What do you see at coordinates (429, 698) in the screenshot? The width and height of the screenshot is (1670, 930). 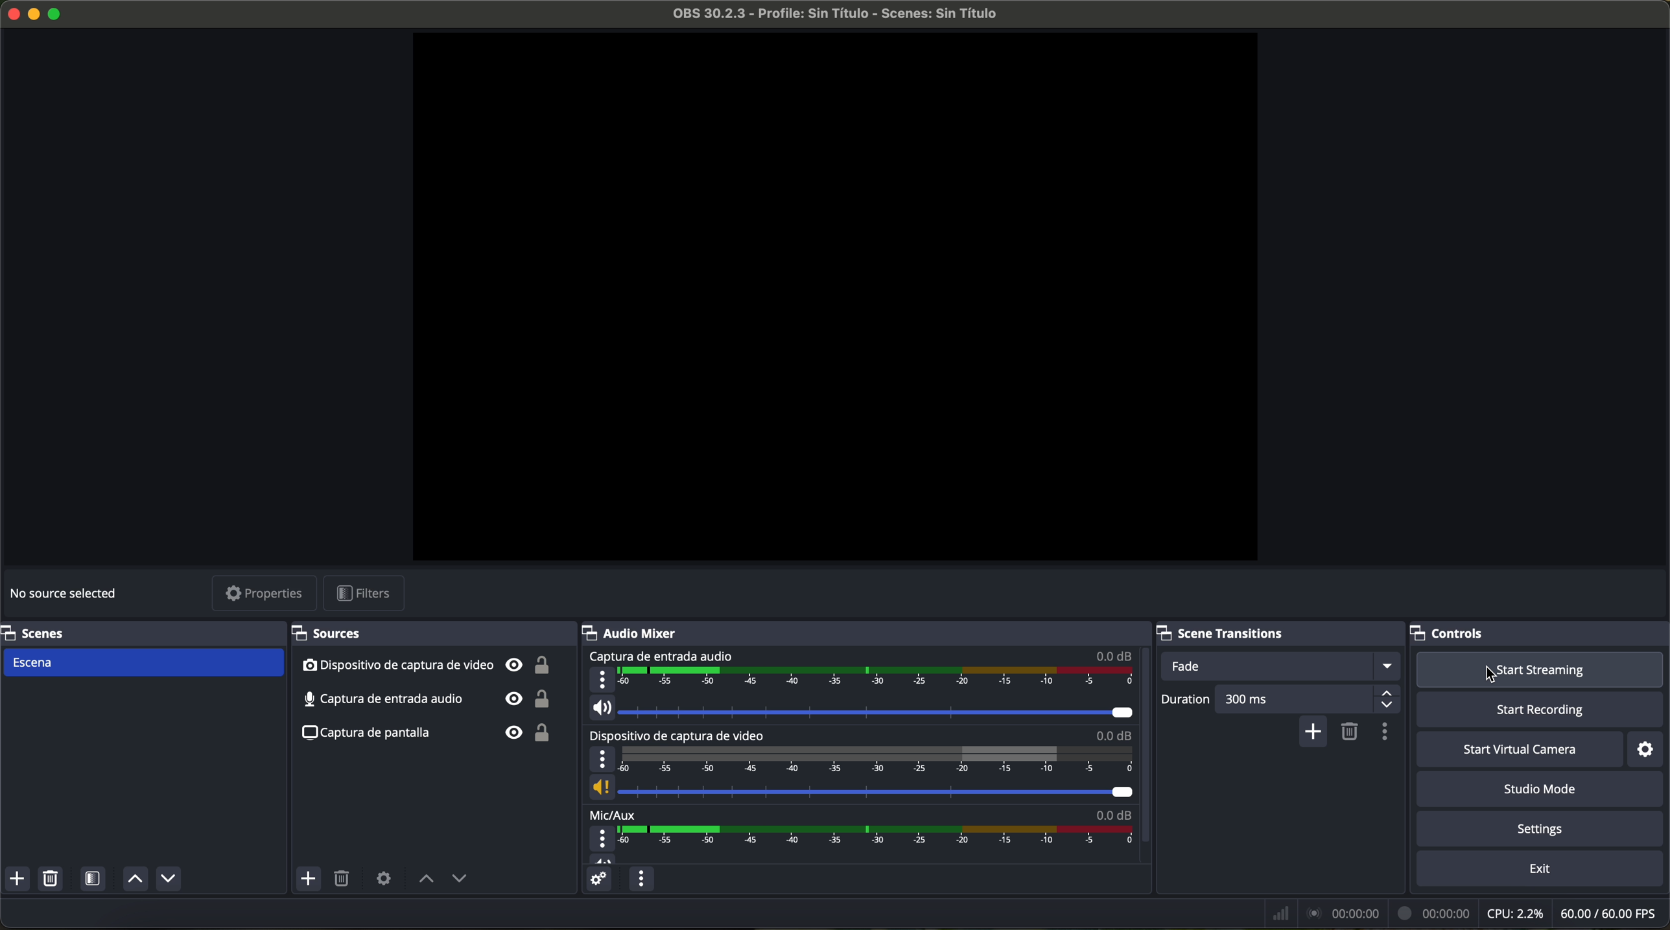 I see `audio input capture` at bounding box center [429, 698].